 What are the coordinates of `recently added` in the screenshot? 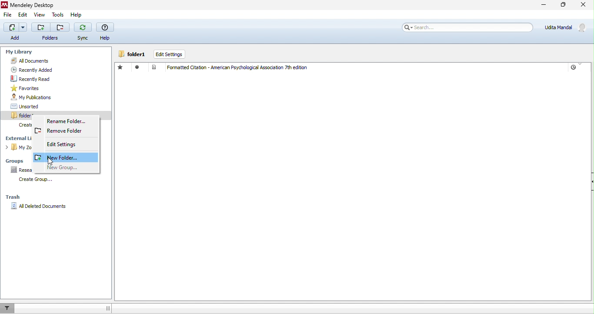 It's located at (33, 70).